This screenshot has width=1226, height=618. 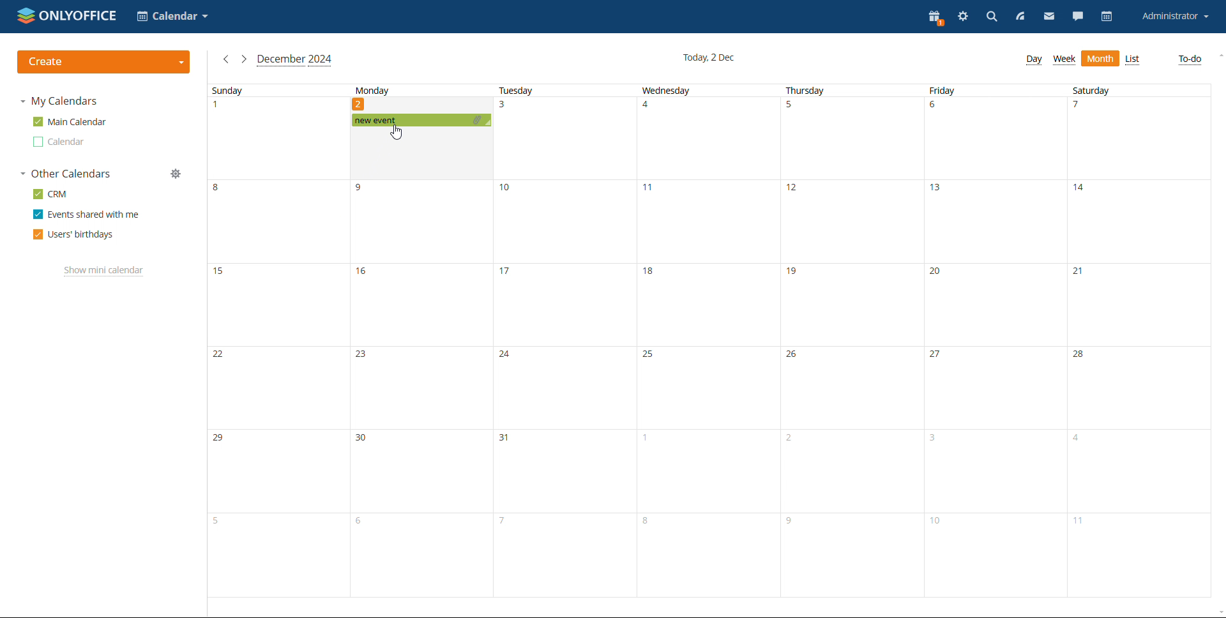 I want to click on 3, so click(x=936, y=439).